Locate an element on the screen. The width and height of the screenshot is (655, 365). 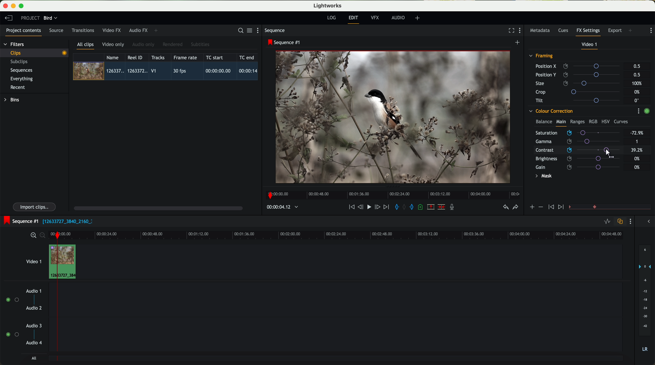
cues is located at coordinates (565, 31).